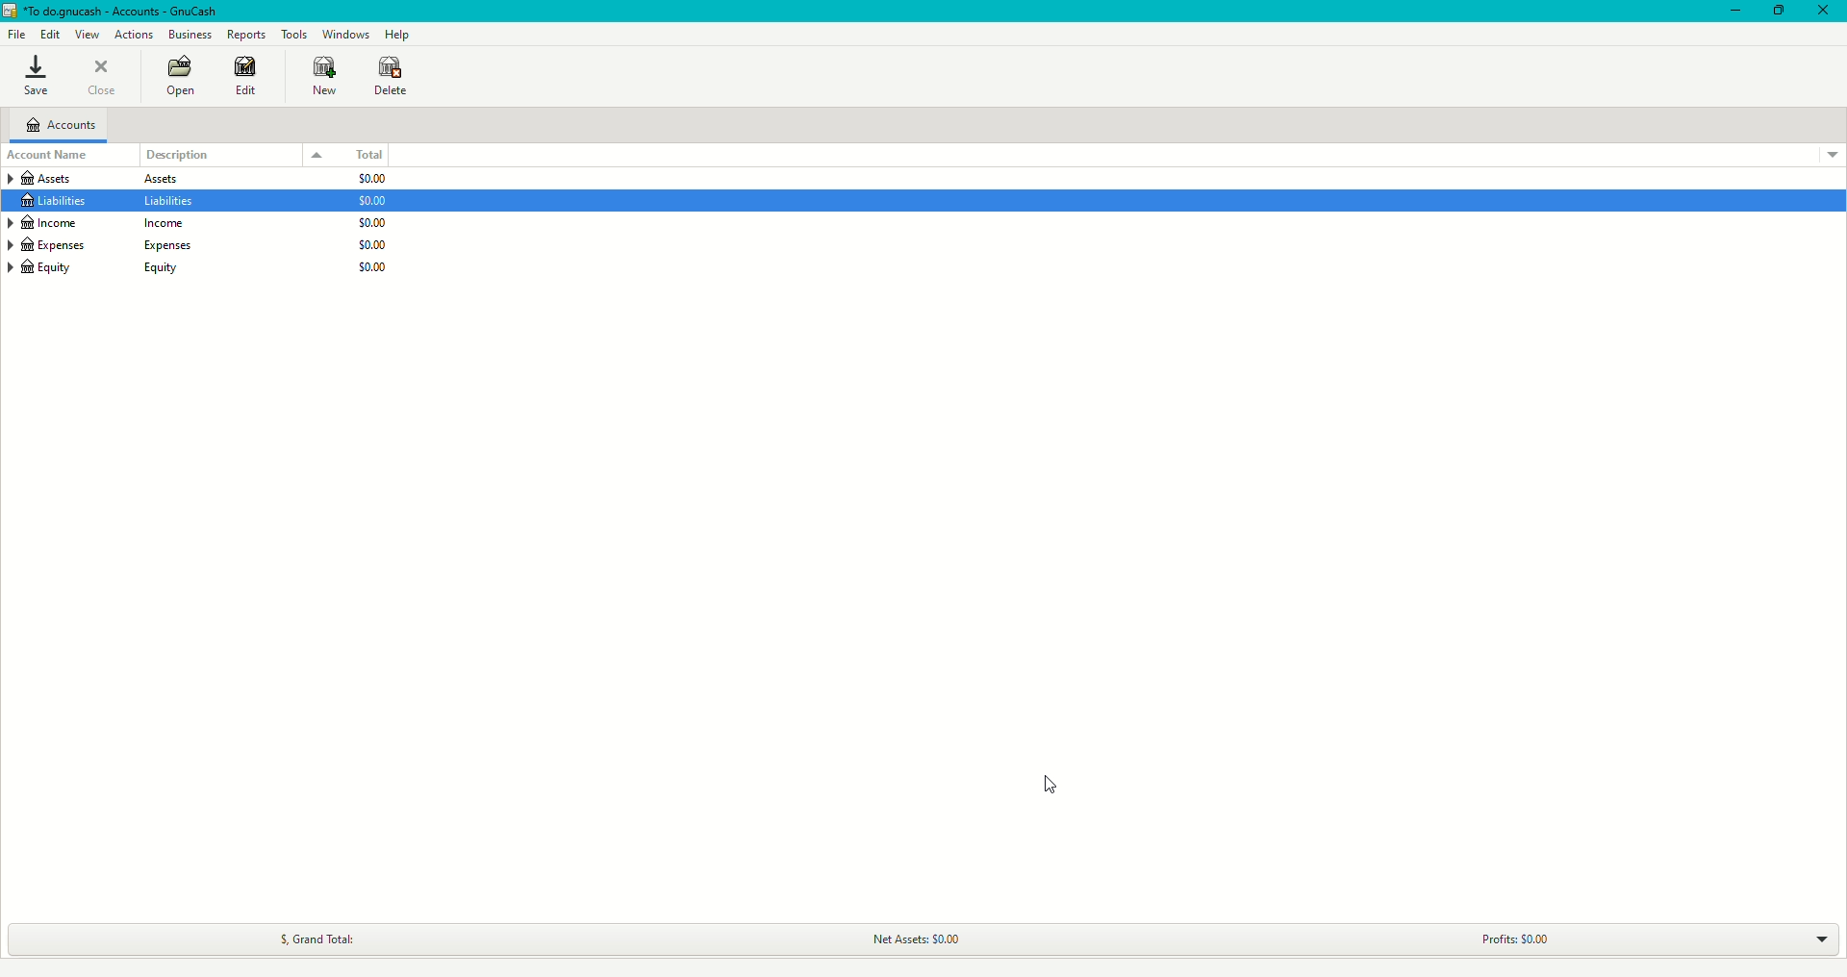 Image resolution: width=1847 pixels, height=977 pixels. I want to click on Income, so click(114, 225).